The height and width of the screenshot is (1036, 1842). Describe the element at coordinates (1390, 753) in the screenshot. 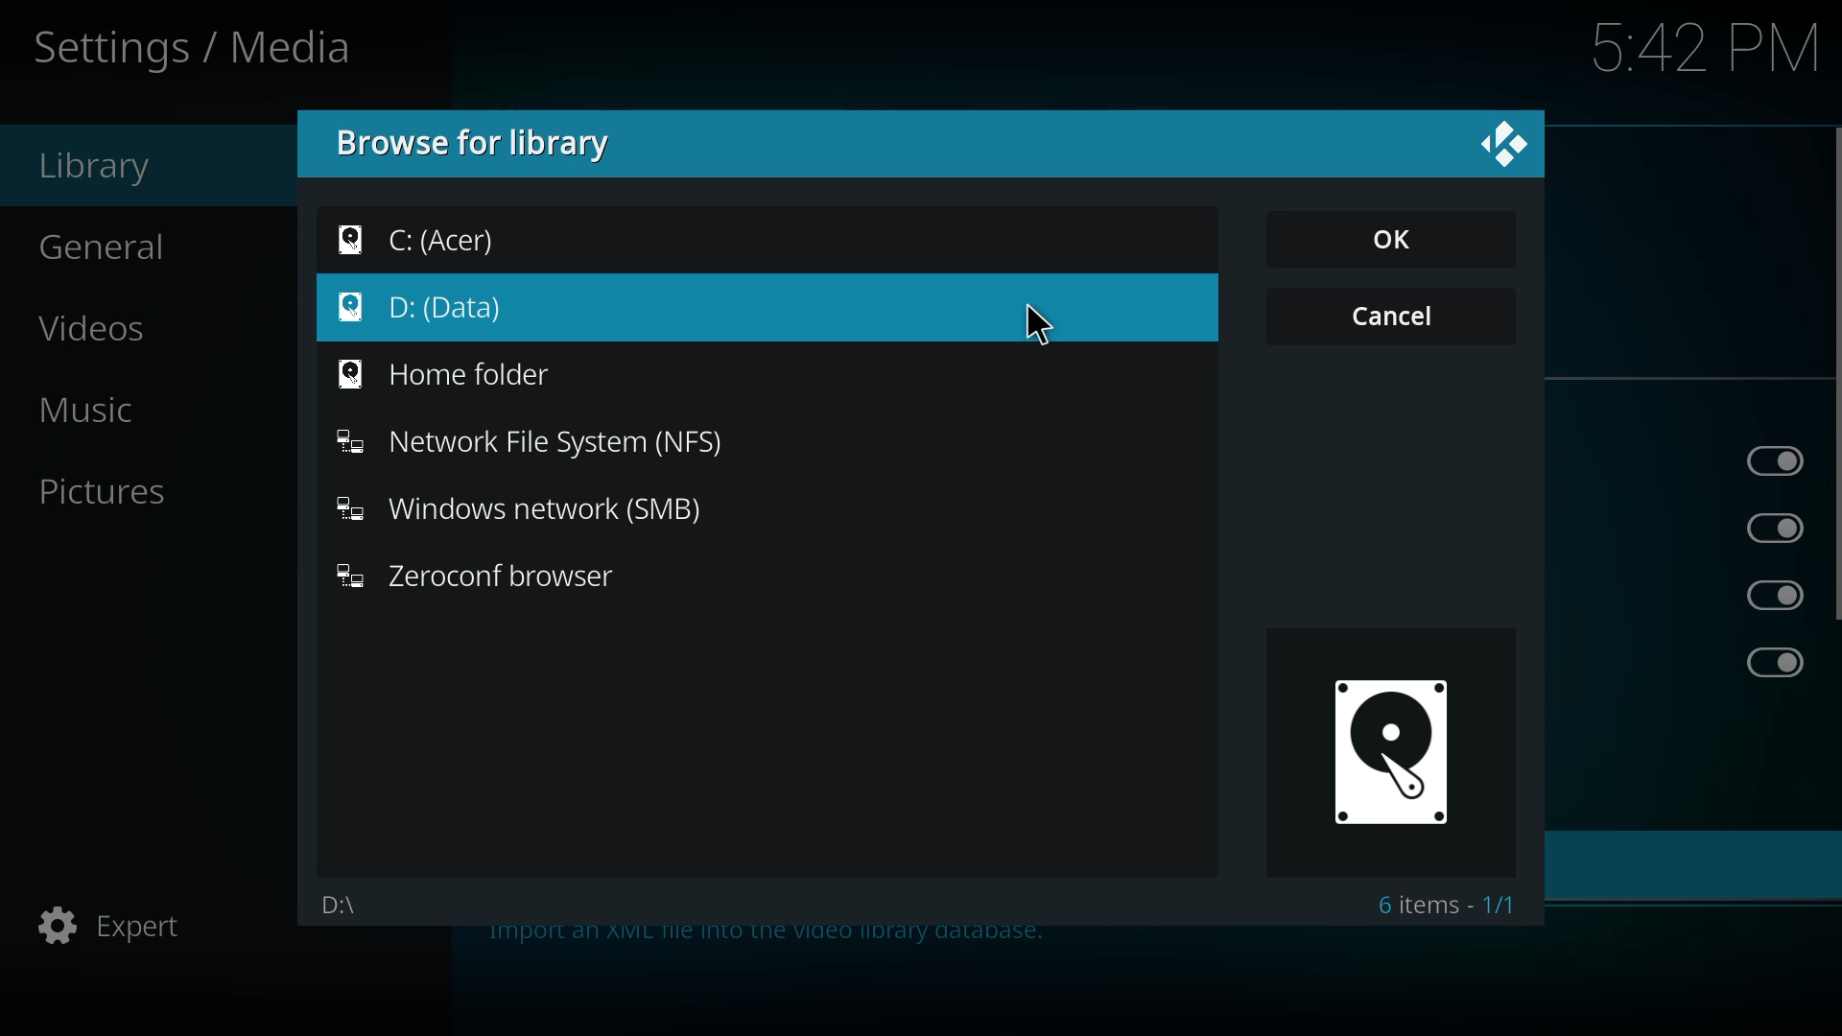

I see `drive` at that location.